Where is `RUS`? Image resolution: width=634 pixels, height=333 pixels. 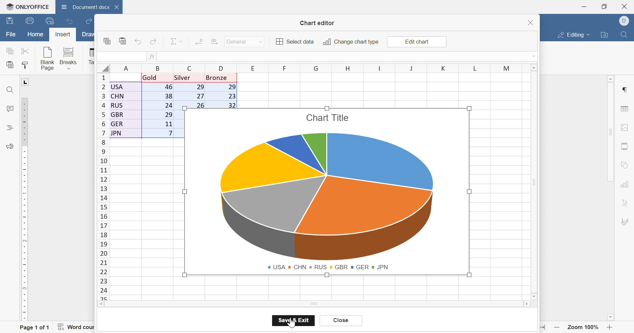
RUS is located at coordinates (118, 105).